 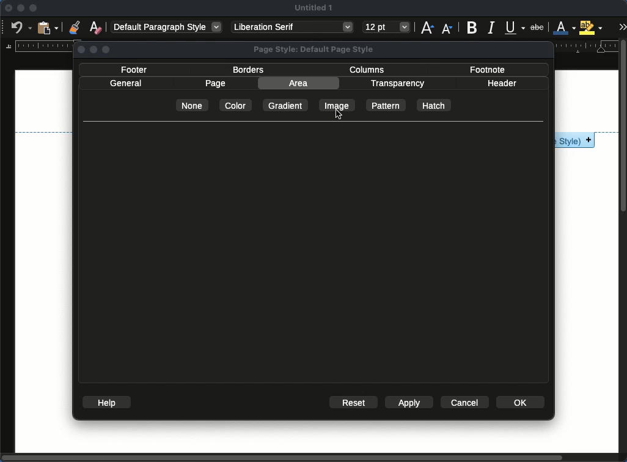 What do you see at coordinates (622, 28) in the screenshot?
I see `expand` at bounding box center [622, 28].